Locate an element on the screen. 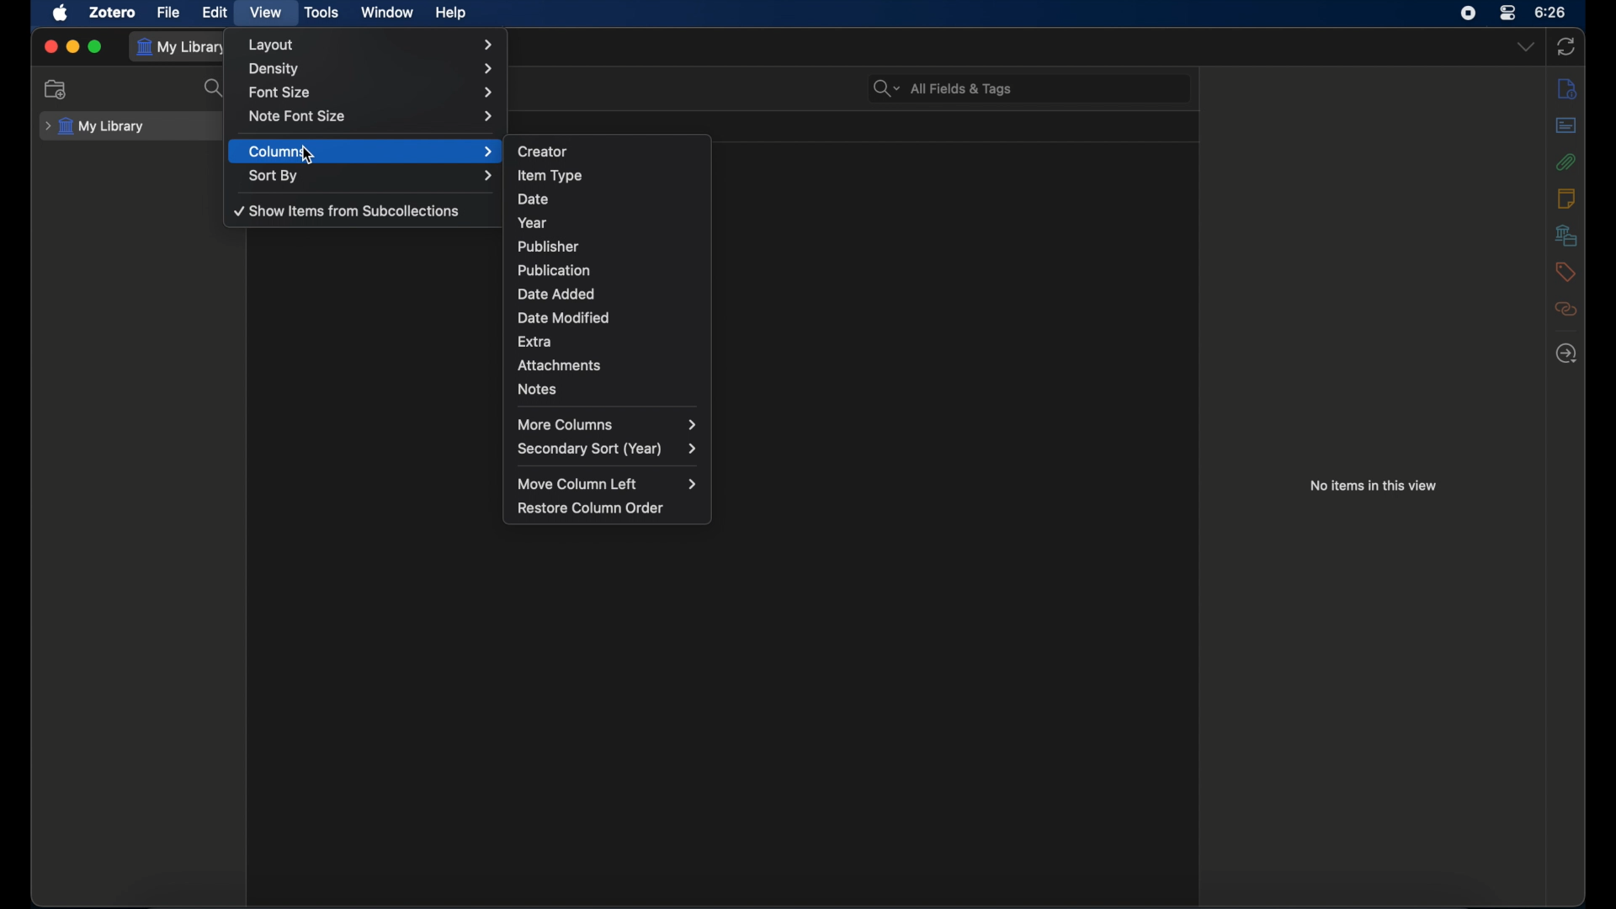 The image size is (1616, 909). zotero is located at coordinates (113, 12).